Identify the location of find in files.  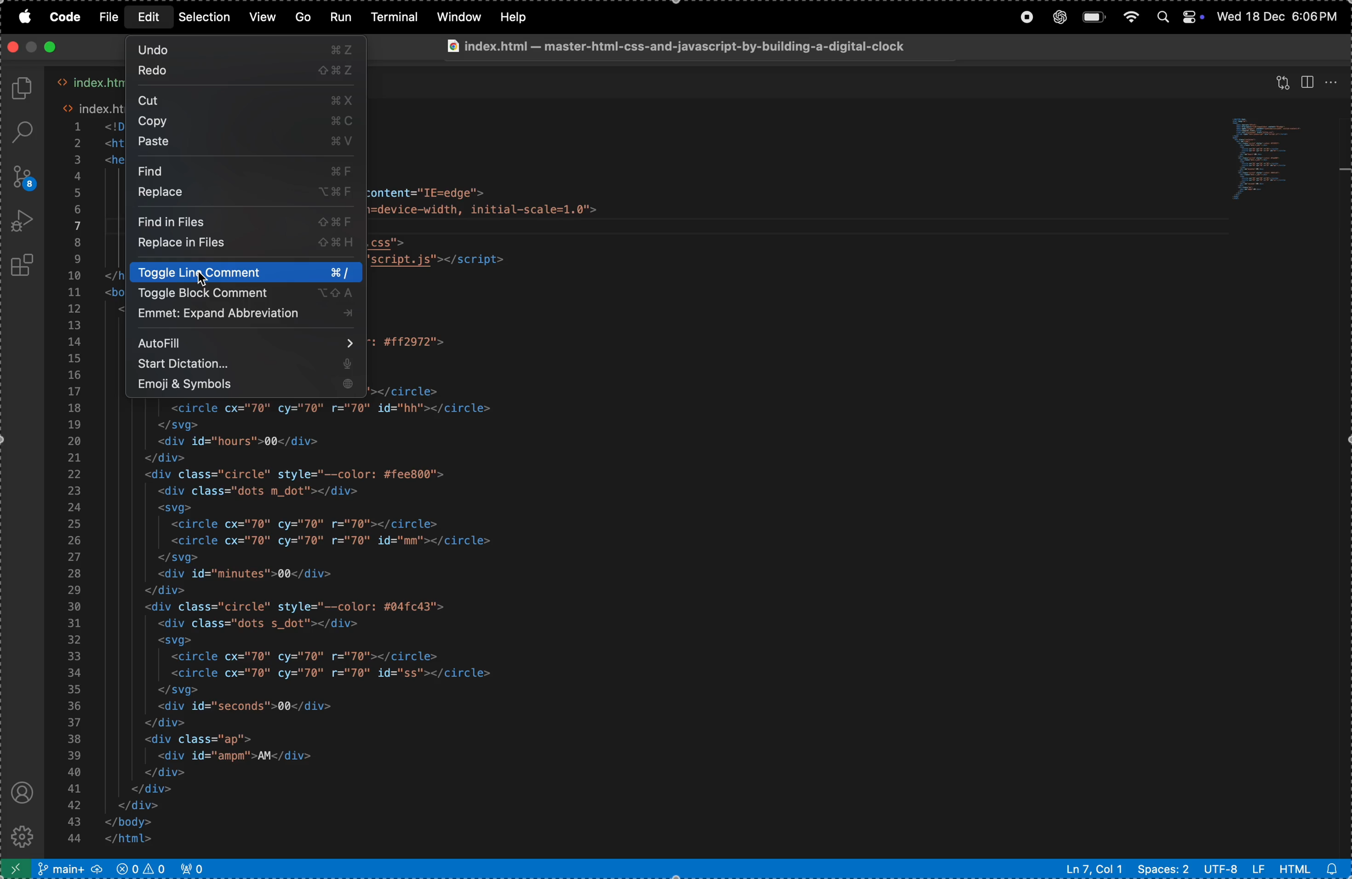
(243, 220).